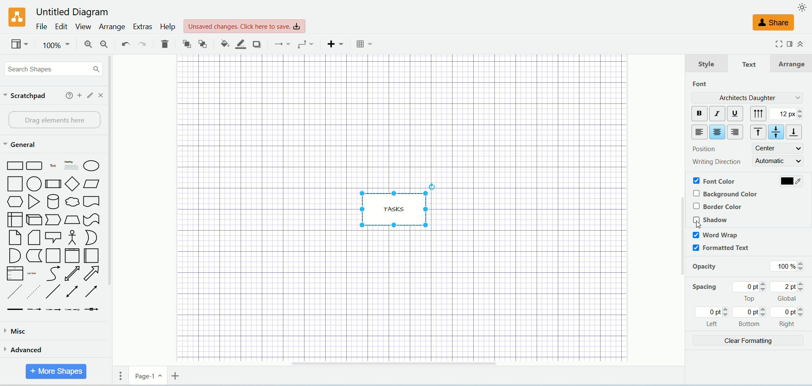 Image resolution: width=812 pixels, height=386 pixels. What do you see at coordinates (803, 7) in the screenshot?
I see `appearance` at bounding box center [803, 7].